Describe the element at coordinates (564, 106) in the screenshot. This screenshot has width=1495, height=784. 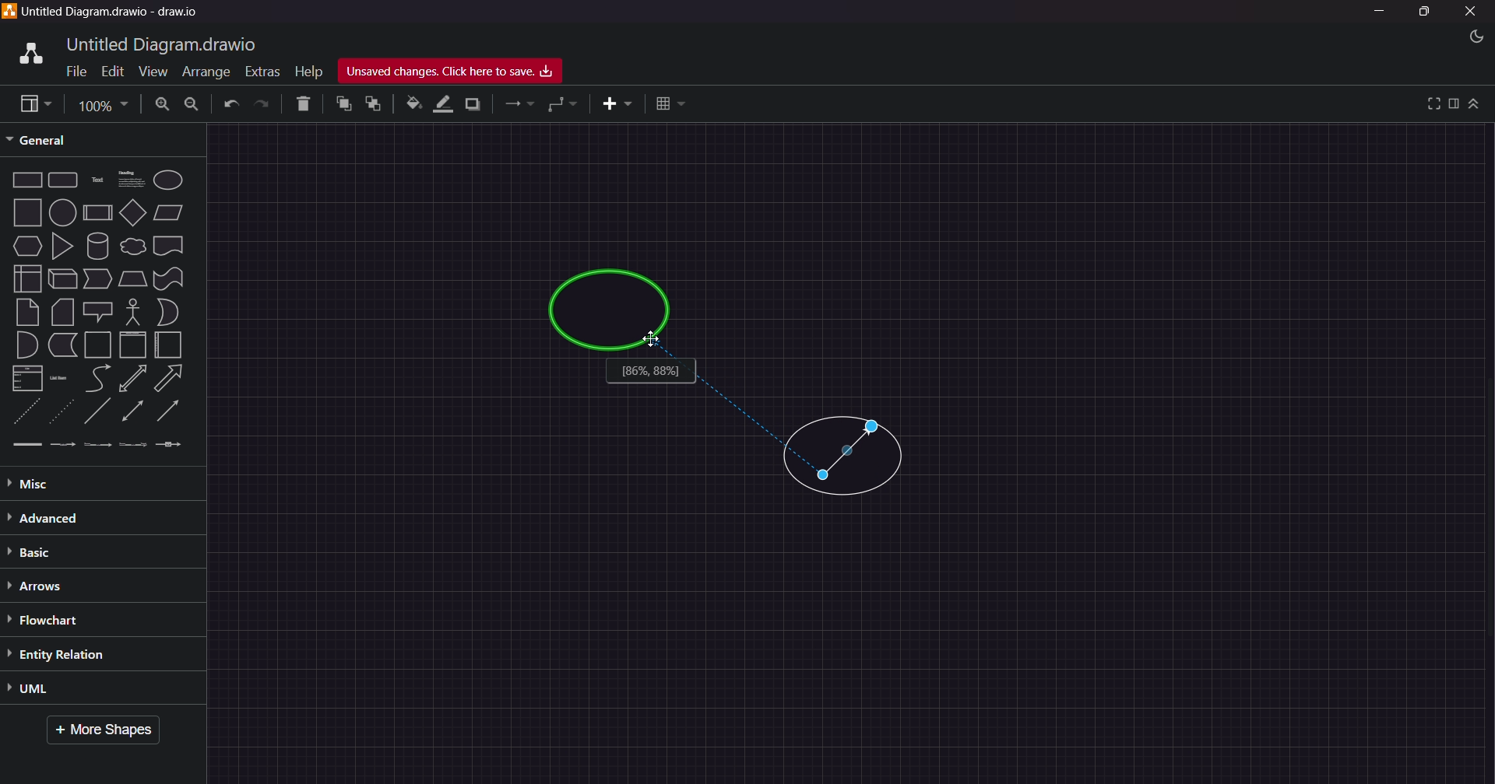
I see `waypoints` at that location.